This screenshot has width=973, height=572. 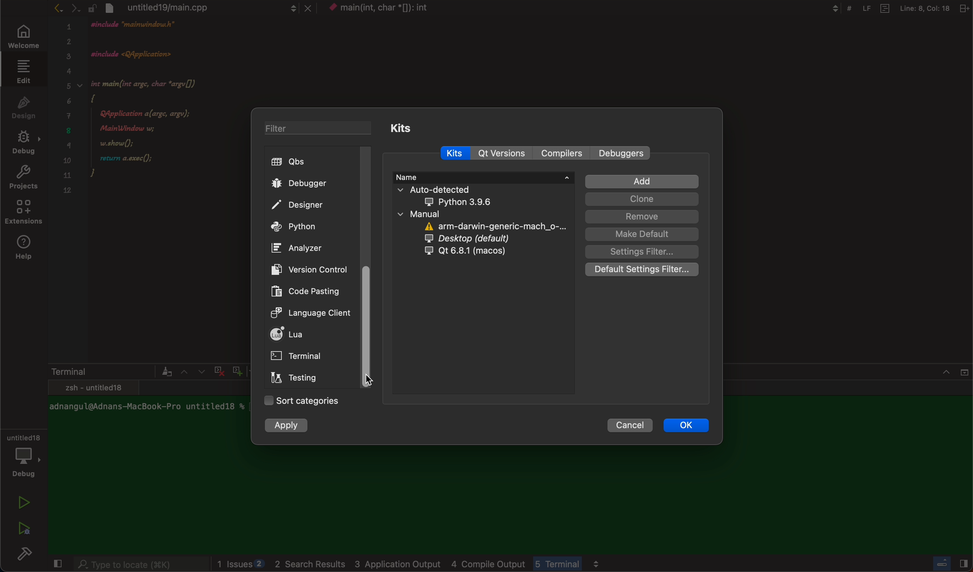 What do you see at coordinates (459, 564) in the screenshot?
I see `logs` at bounding box center [459, 564].